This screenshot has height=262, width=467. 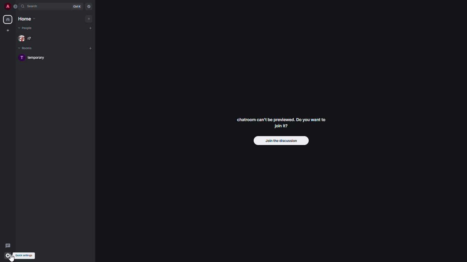 What do you see at coordinates (33, 6) in the screenshot?
I see `search` at bounding box center [33, 6].